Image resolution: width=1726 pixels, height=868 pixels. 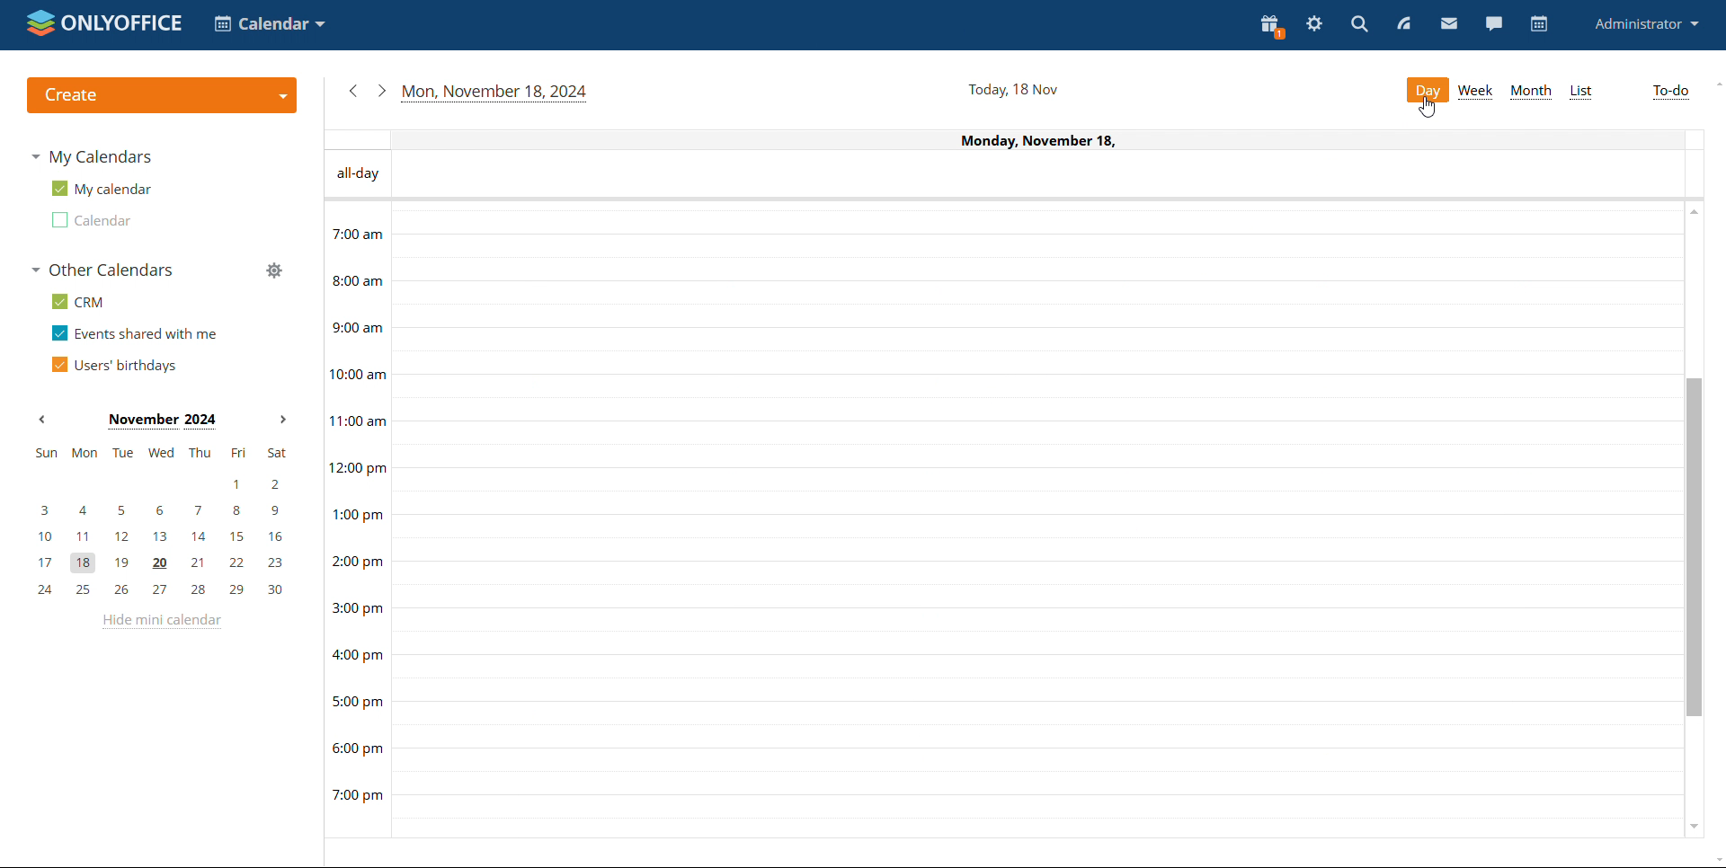 I want to click on my calendar, so click(x=101, y=189).